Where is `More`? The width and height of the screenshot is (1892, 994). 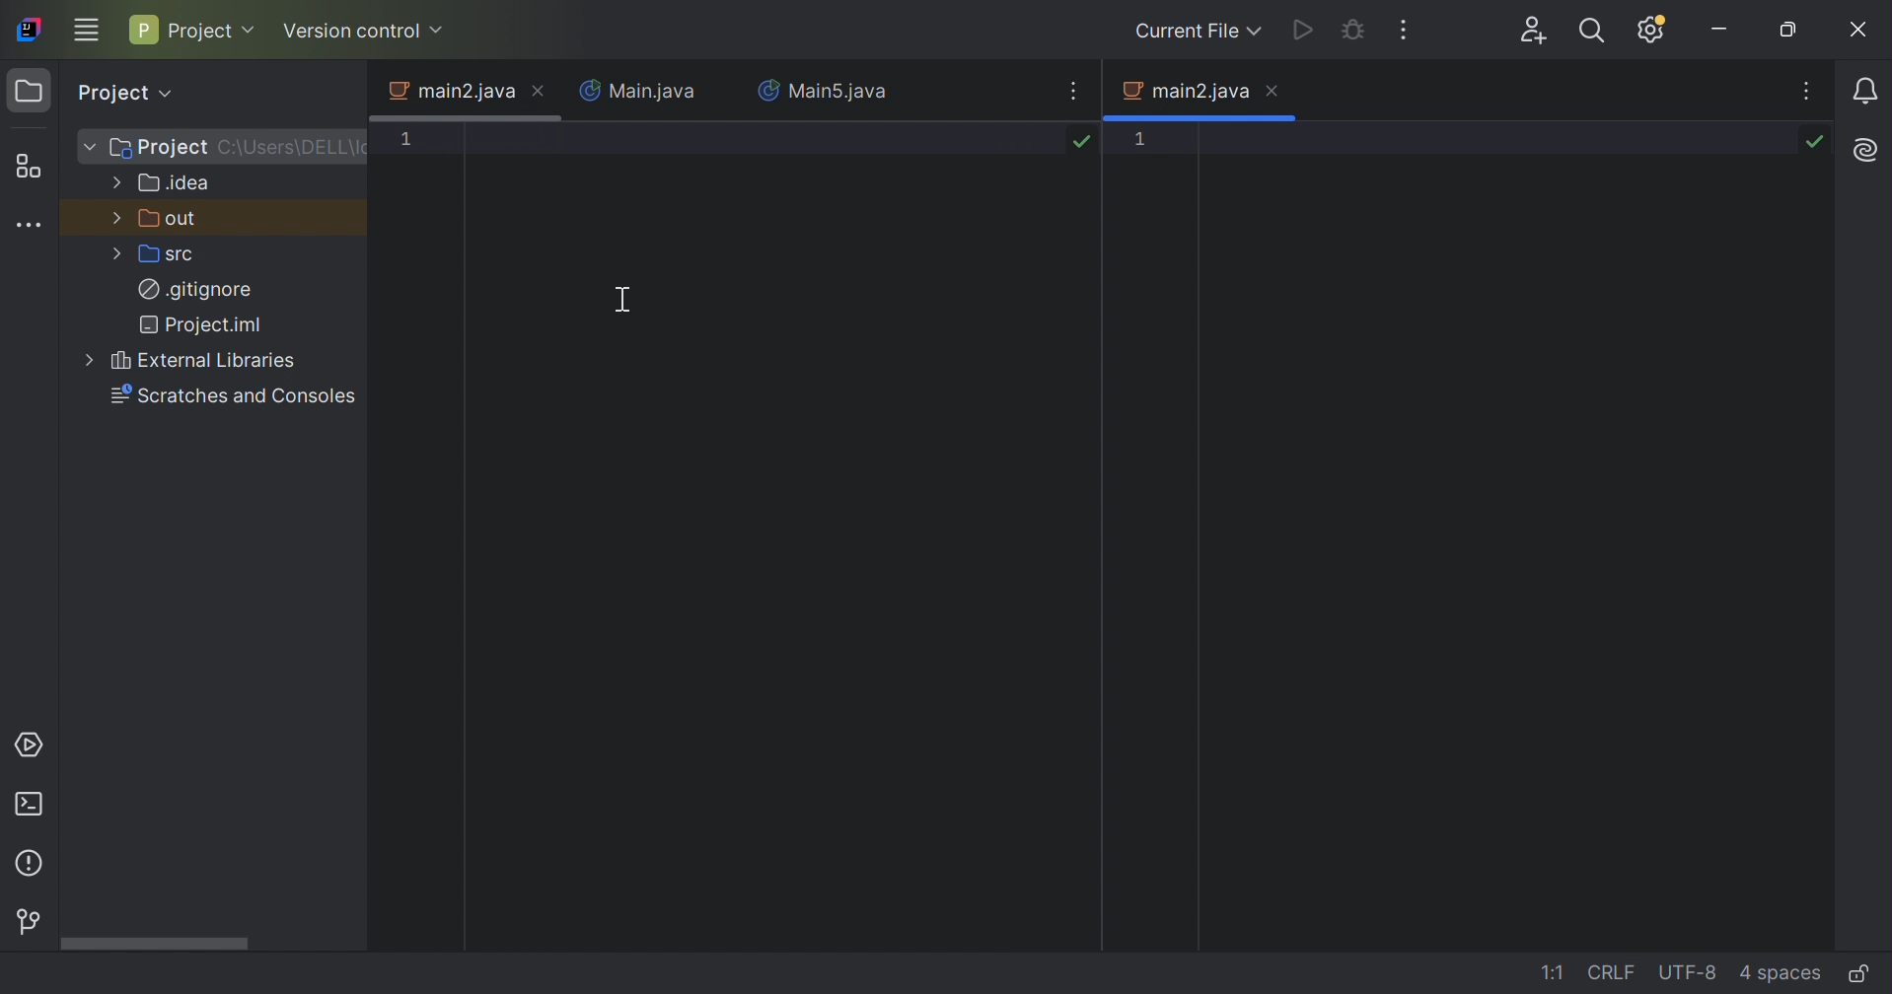
More is located at coordinates (117, 180).